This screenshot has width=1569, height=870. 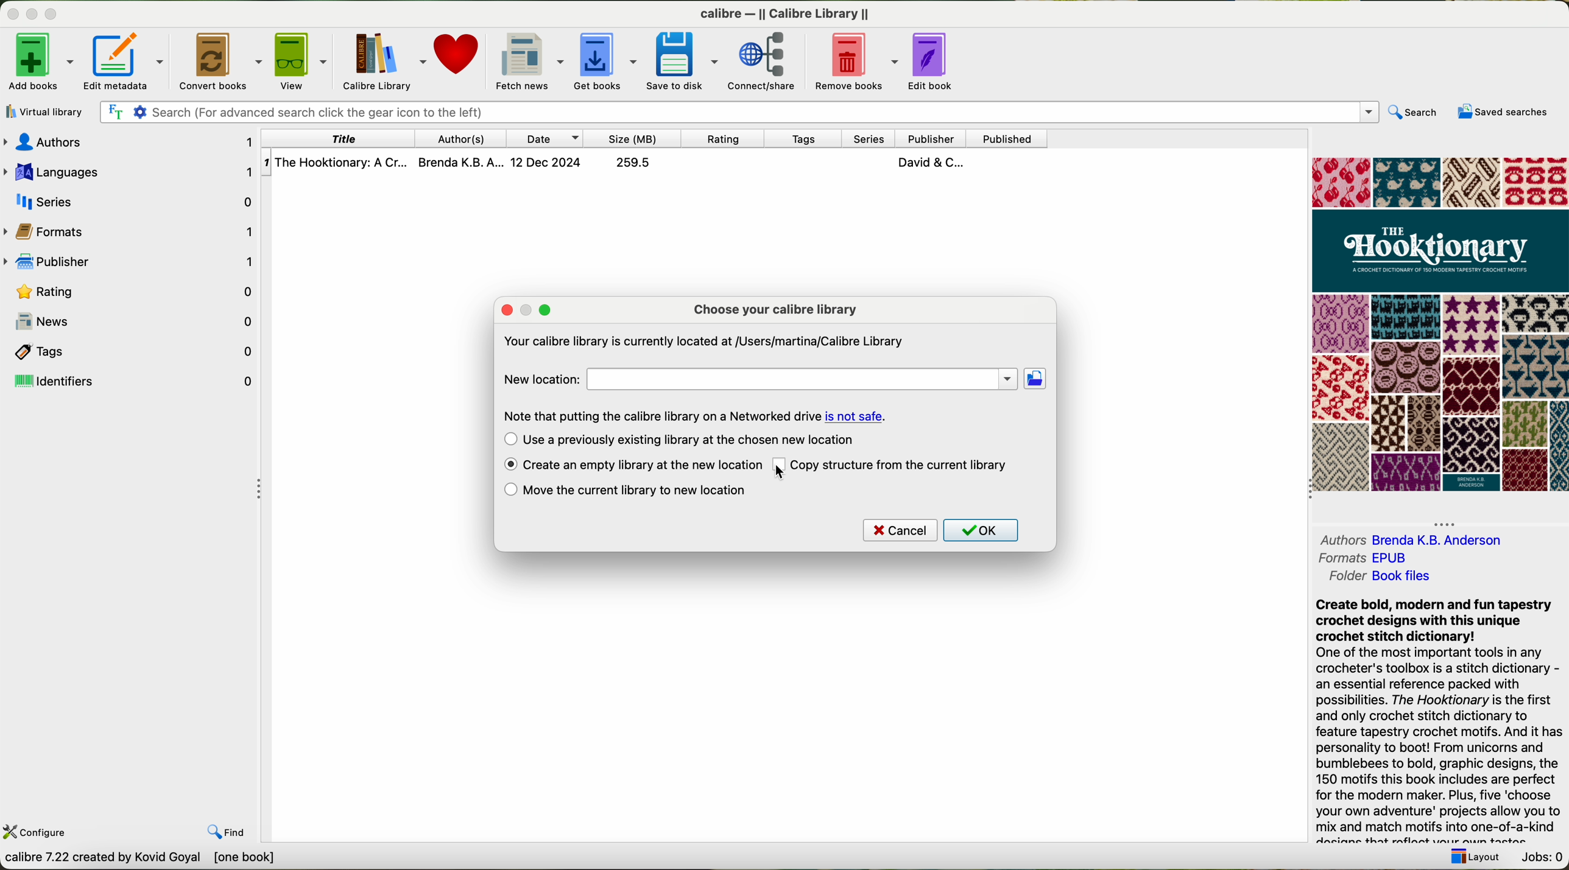 What do you see at coordinates (12, 13) in the screenshot?
I see `close program` at bounding box center [12, 13].